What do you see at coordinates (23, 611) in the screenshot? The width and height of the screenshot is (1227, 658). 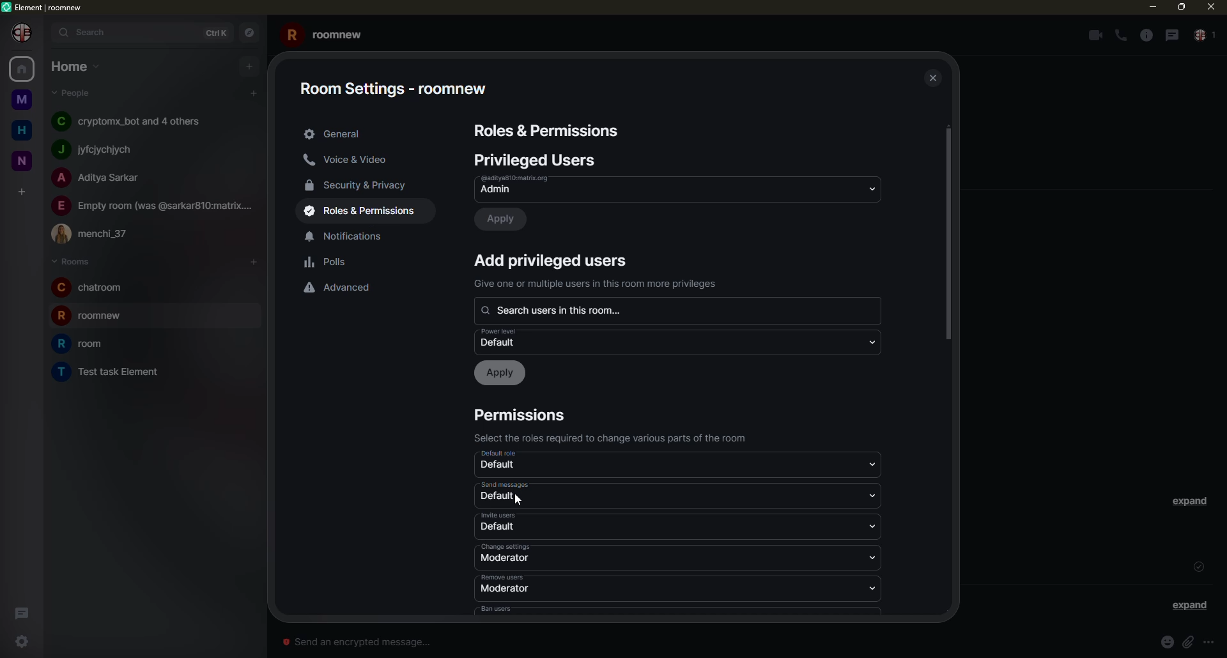 I see `threads` at bounding box center [23, 611].